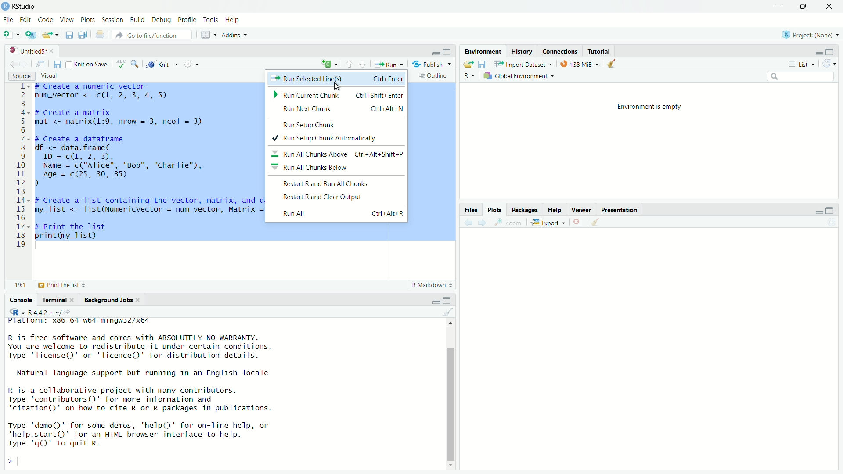  Describe the element at coordinates (313, 124) in the screenshot. I see `Run Setup Chunk` at that location.